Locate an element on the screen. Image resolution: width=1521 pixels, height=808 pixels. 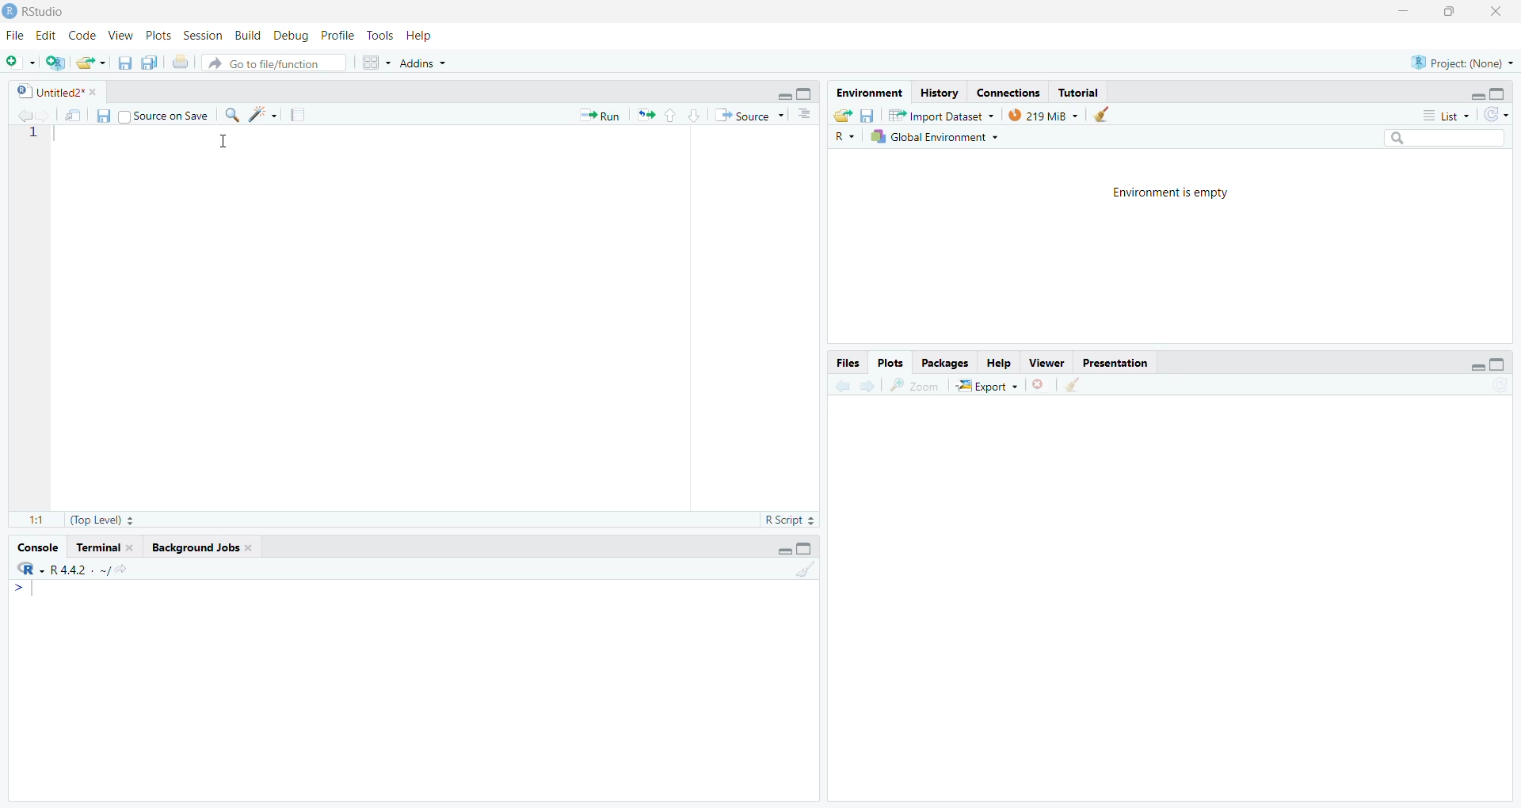
Export is located at coordinates (986, 385).